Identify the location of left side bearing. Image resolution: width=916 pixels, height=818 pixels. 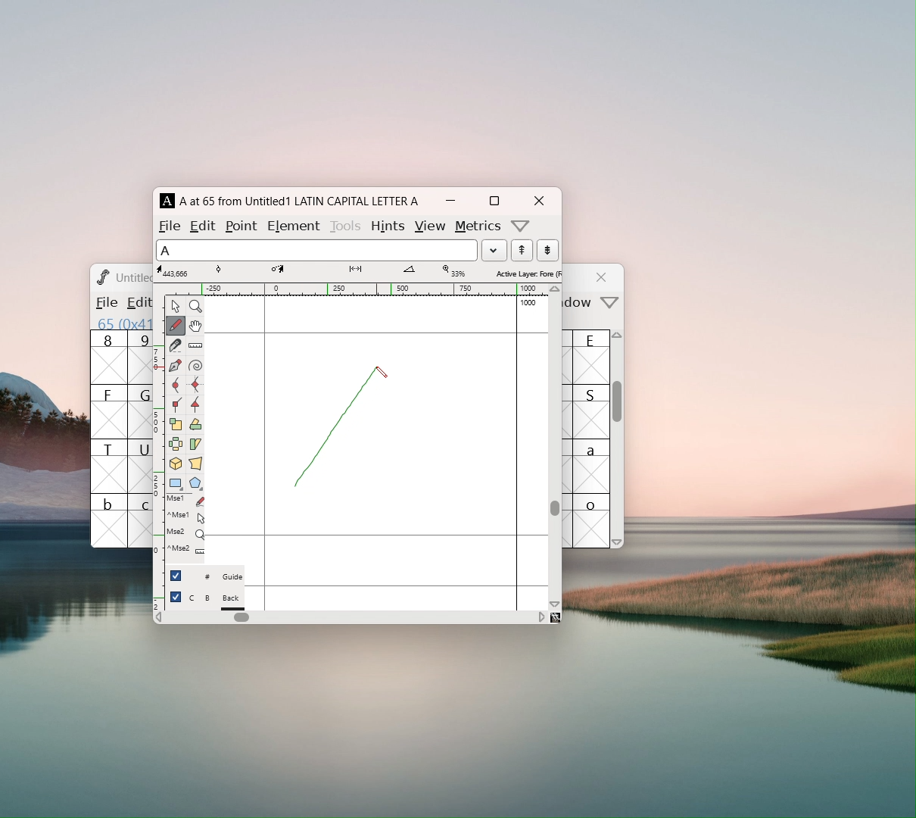
(265, 452).